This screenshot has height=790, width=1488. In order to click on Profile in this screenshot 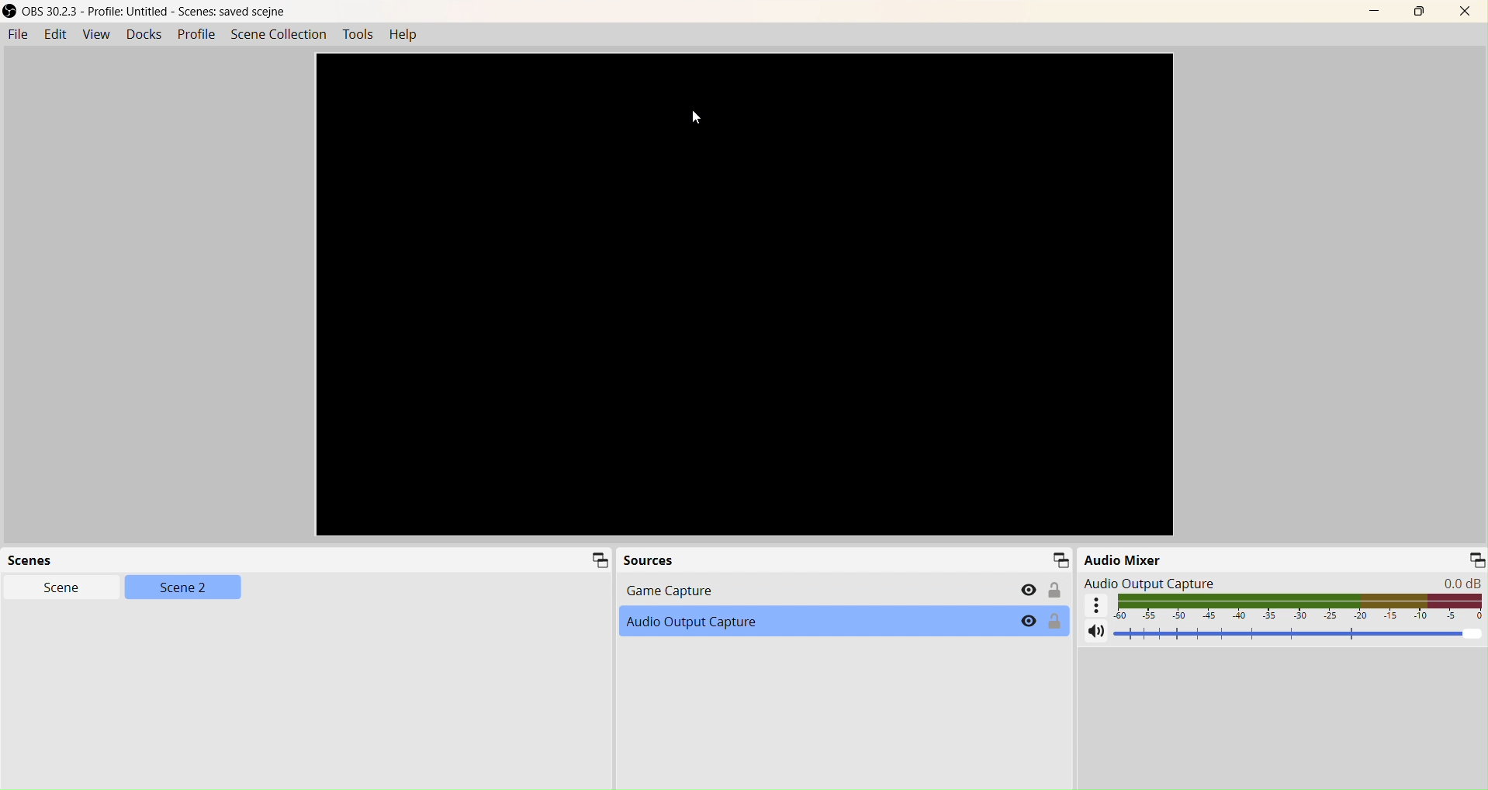, I will do `click(199, 36)`.